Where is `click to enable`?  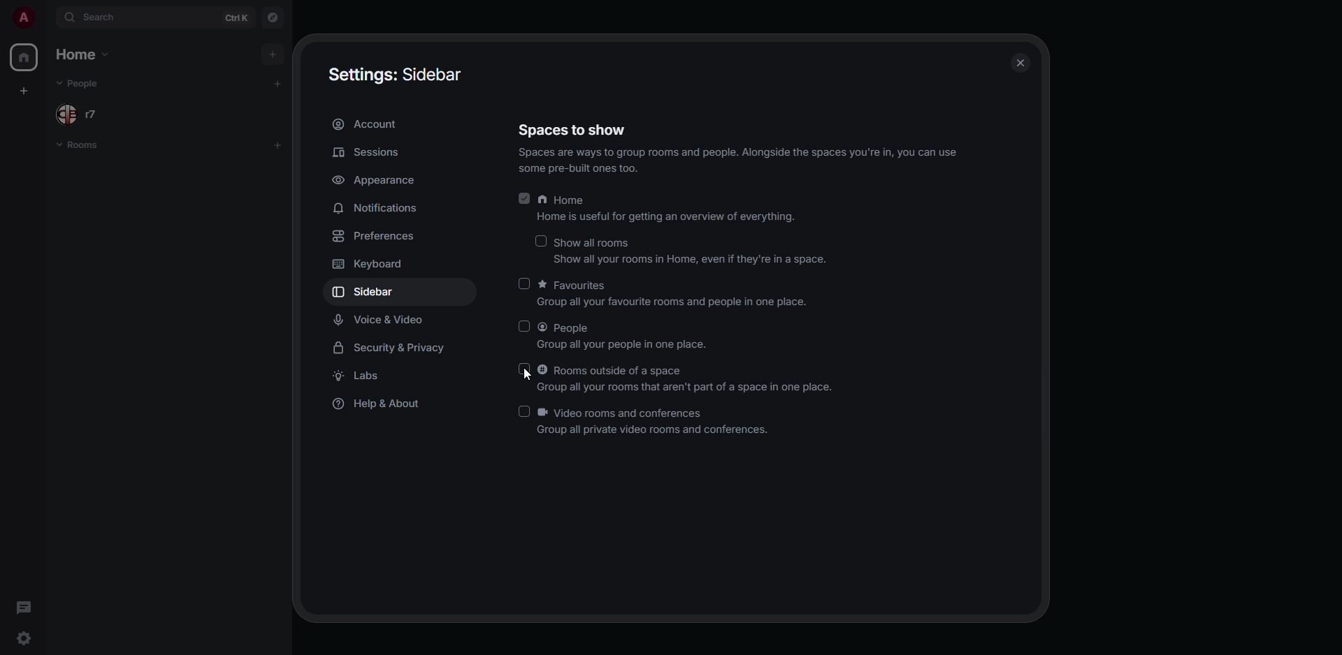 click to enable is located at coordinates (538, 240).